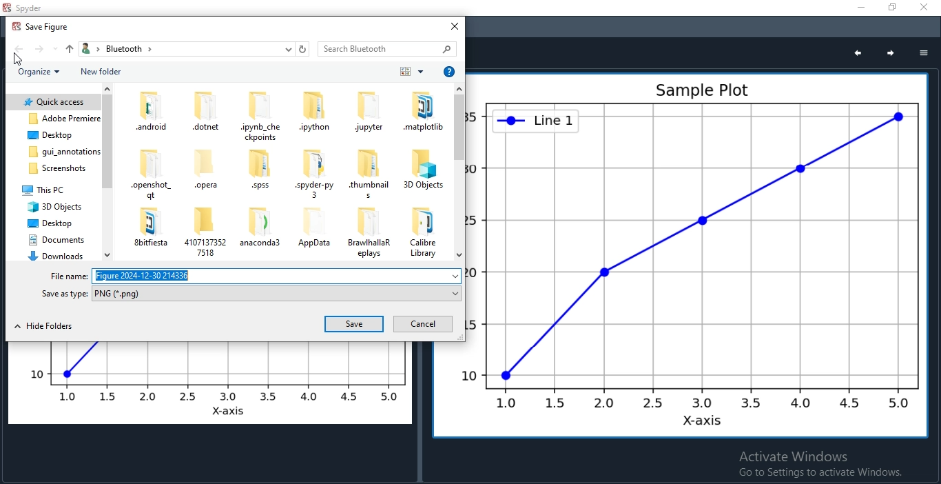 This screenshot has width=941, height=484. What do you see at coordinates (107, 169) in the screenshot?
I see `scroll bar` at bounding box center [107, 169].